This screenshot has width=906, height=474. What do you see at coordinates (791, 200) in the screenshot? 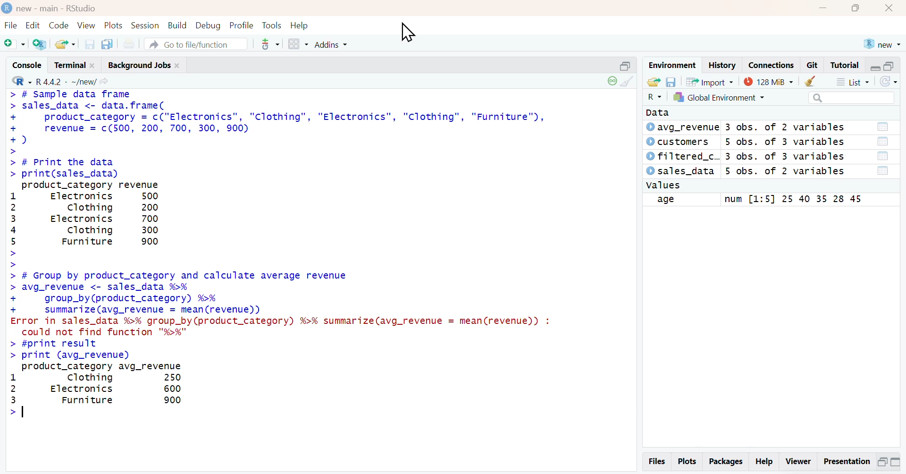
I see `field values` at bounding box center [791, 200].